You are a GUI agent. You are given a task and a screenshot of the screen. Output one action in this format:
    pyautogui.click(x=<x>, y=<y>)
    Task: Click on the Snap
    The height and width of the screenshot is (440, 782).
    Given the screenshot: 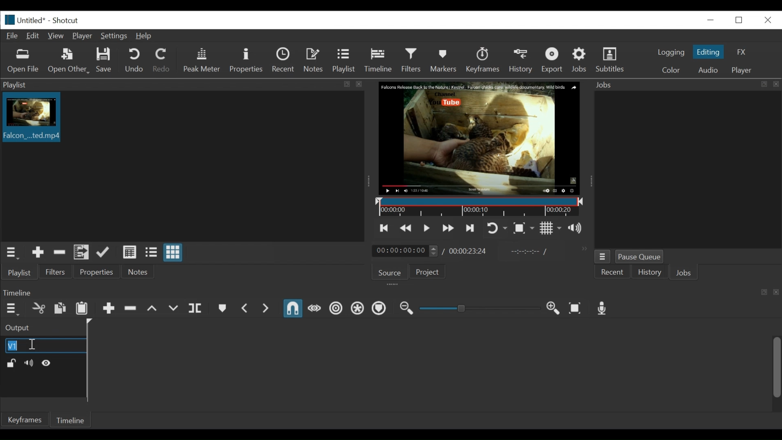 What is the action you would take?
    pyautogui.click(x=294, y=309)
    